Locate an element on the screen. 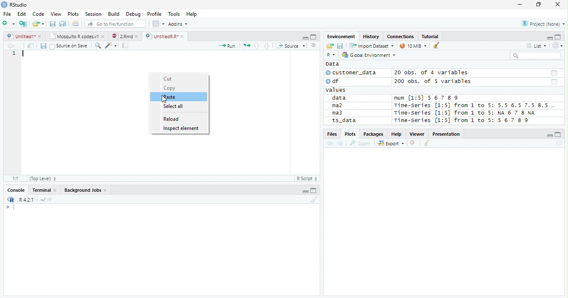 Image resolution: width=568 pixels, height=298 pixels. Clean is located at coordinates (437, 45).